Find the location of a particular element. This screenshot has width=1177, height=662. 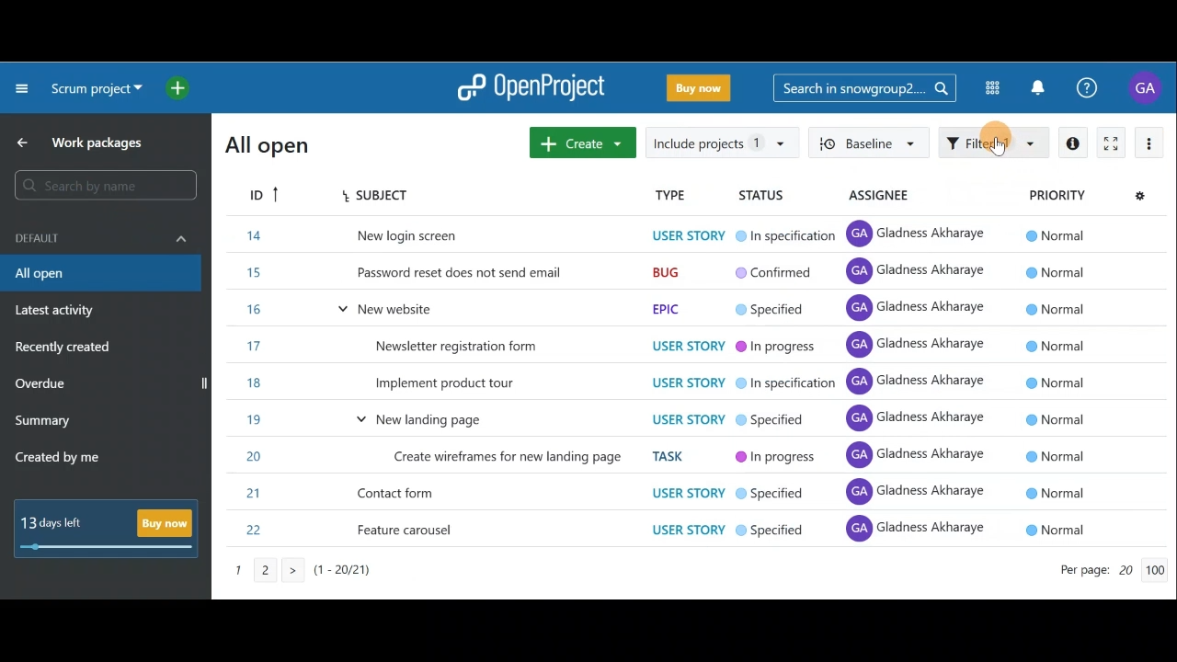

Baseline is located at coordinates (866, 142).